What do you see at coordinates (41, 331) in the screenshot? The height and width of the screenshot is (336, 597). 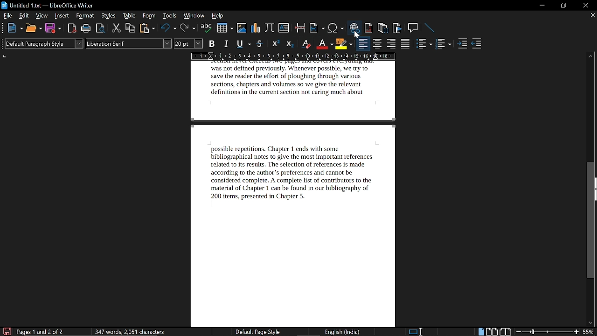 I see `current page` at bounding box center [41, 331].